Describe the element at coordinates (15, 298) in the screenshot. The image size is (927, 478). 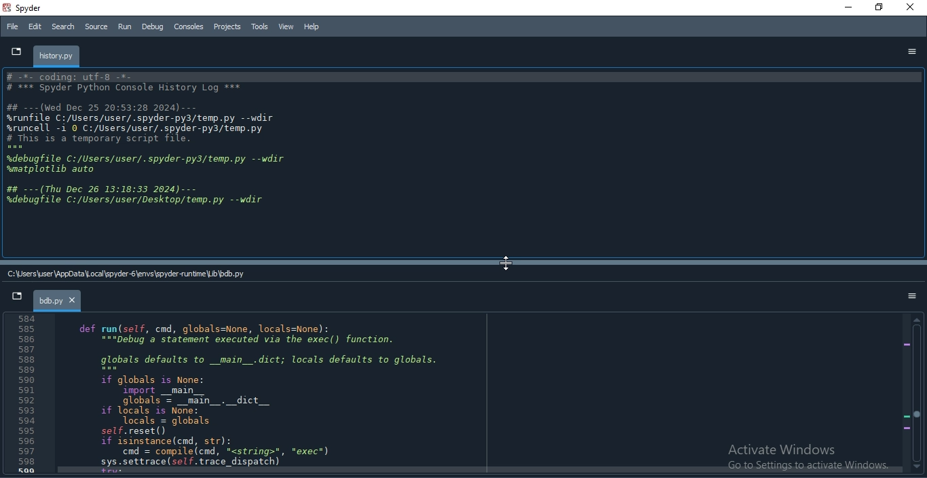
I see `dropdown` at that location.